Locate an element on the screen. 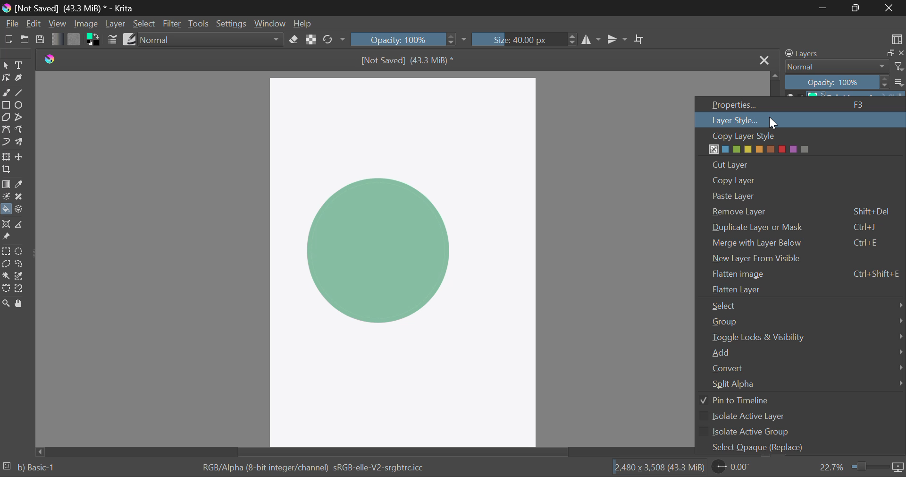 This screenshot has width=906, height=477. Brush Settings is located at coordinates (112, 40).